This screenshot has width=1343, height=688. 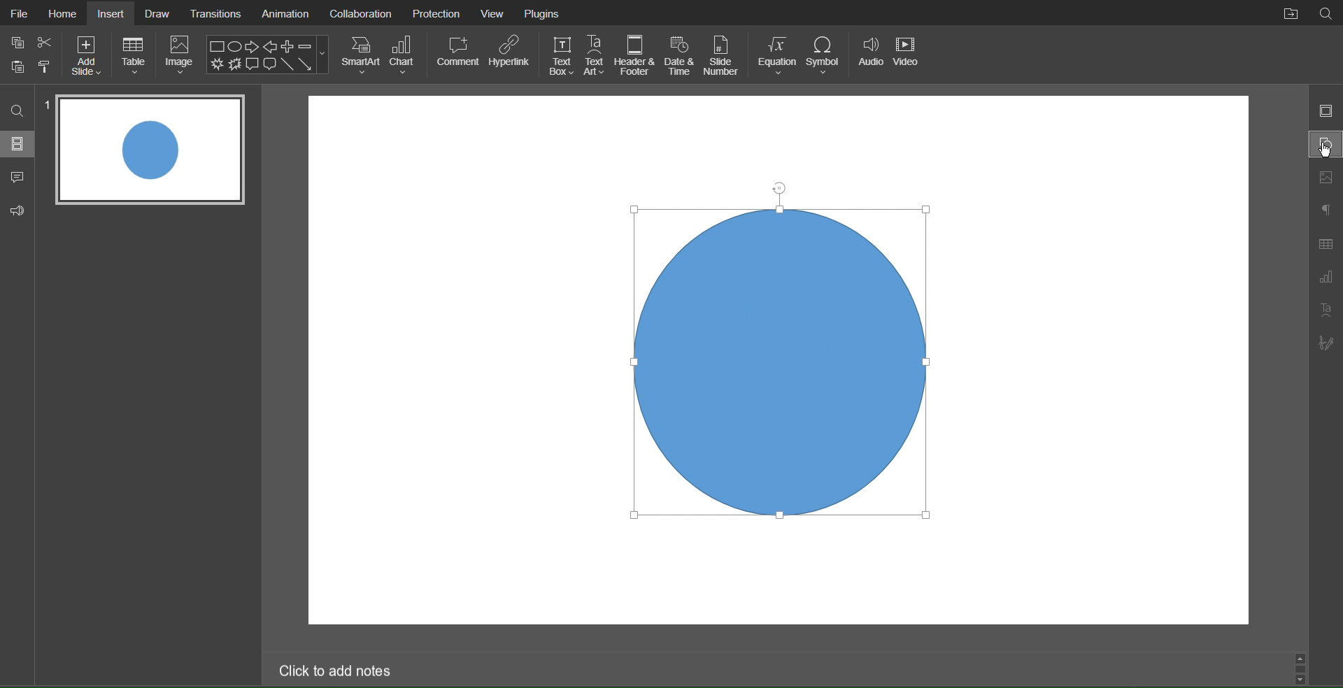 I want to click on Insert, so click(x=112, y=12).